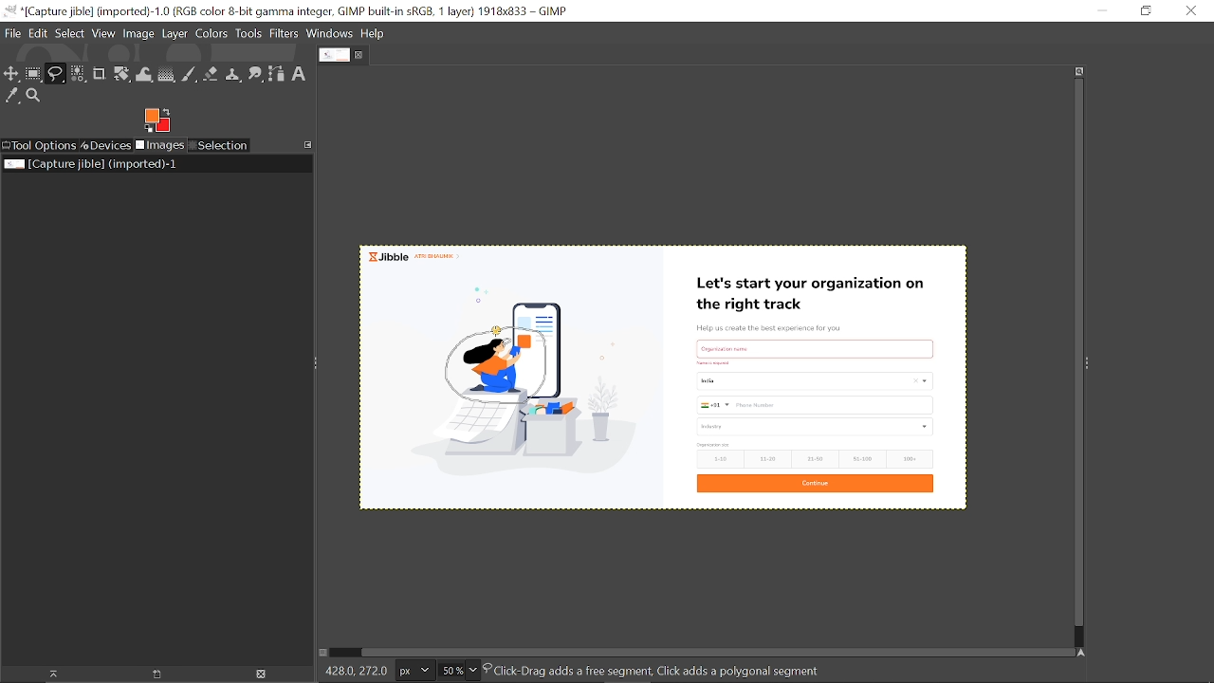 This screenshot has height=683, width=1214. I want to click on Navigate this window, so click(1085, 654).